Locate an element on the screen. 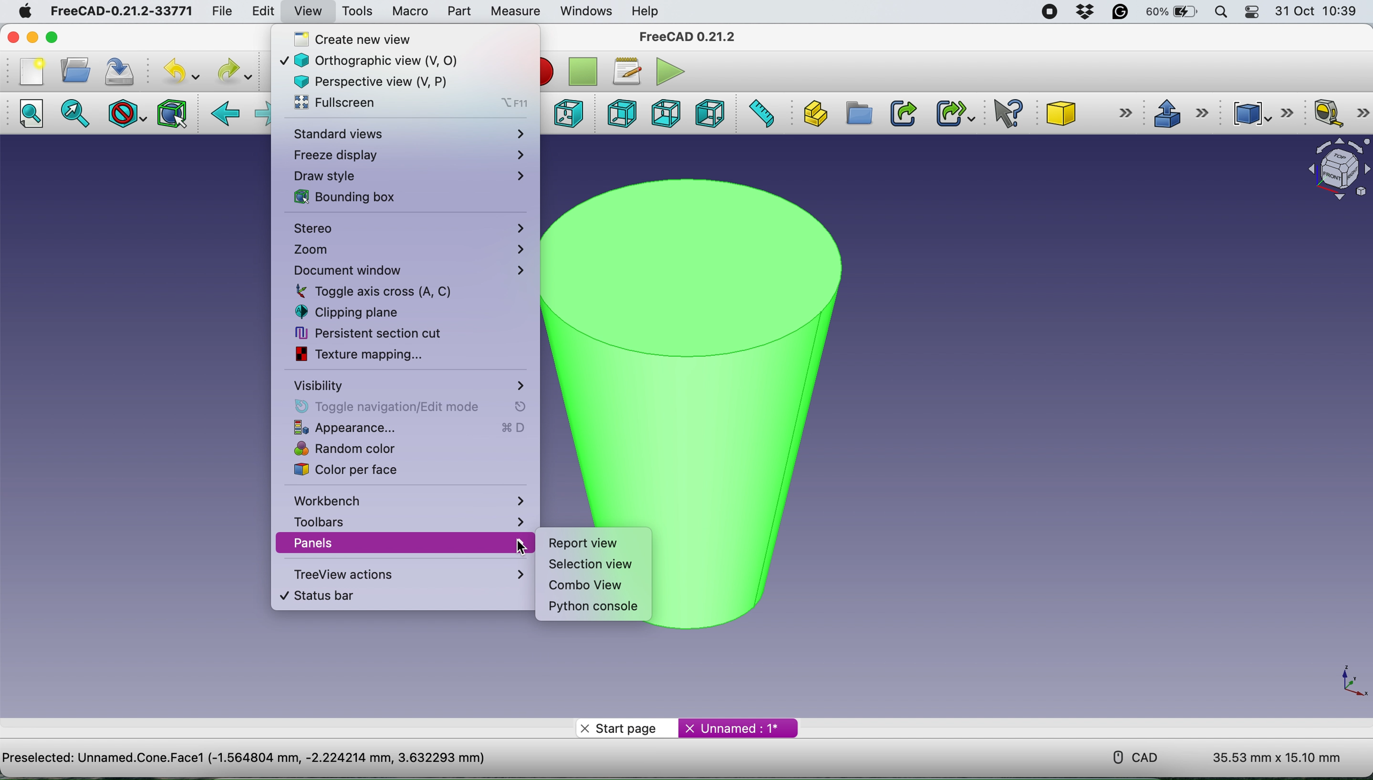  control center is located at coordinates (1253, 13).